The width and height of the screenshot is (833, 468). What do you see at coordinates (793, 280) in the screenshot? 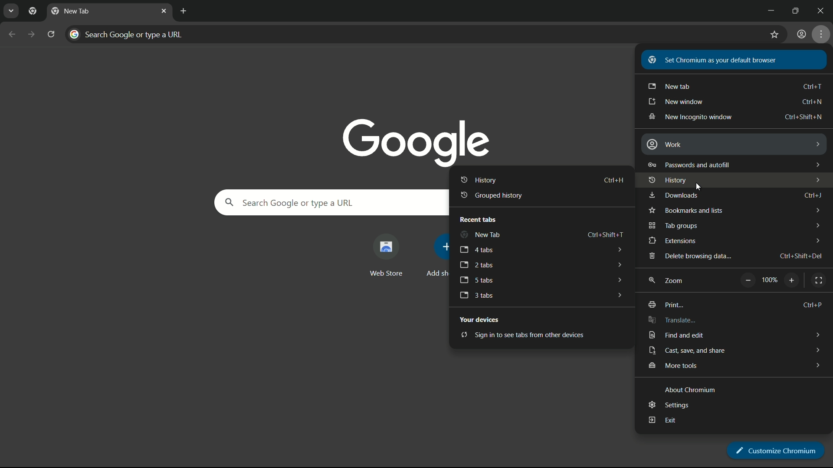
I see `zoom in` at bounding box center [793, 280].